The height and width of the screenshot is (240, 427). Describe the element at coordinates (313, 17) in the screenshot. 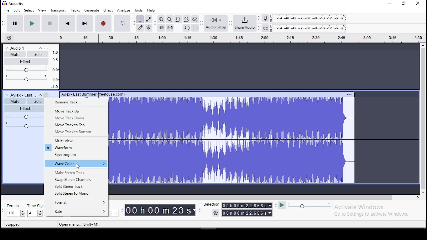

I see `record level` at that location.